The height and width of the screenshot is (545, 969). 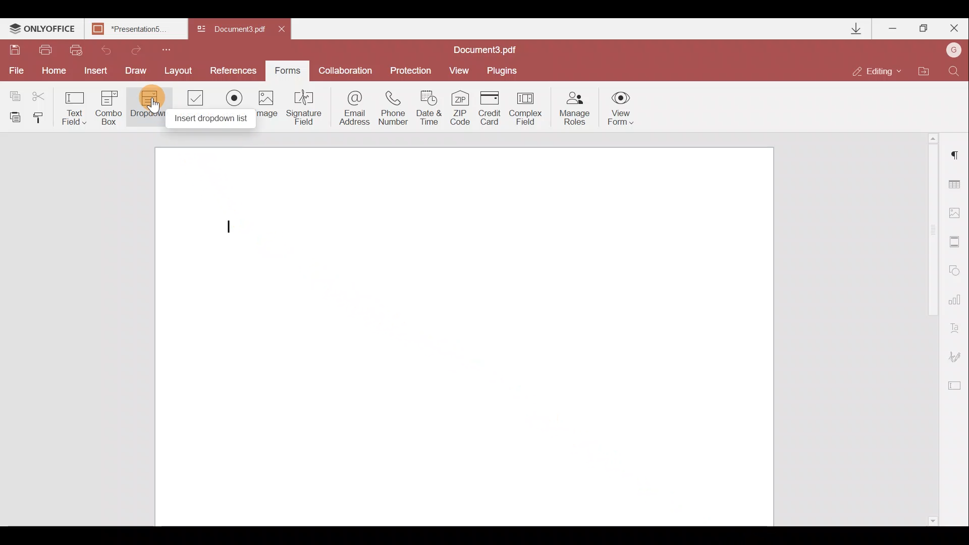 I want to click on Undo, so click(x=102, y=48).